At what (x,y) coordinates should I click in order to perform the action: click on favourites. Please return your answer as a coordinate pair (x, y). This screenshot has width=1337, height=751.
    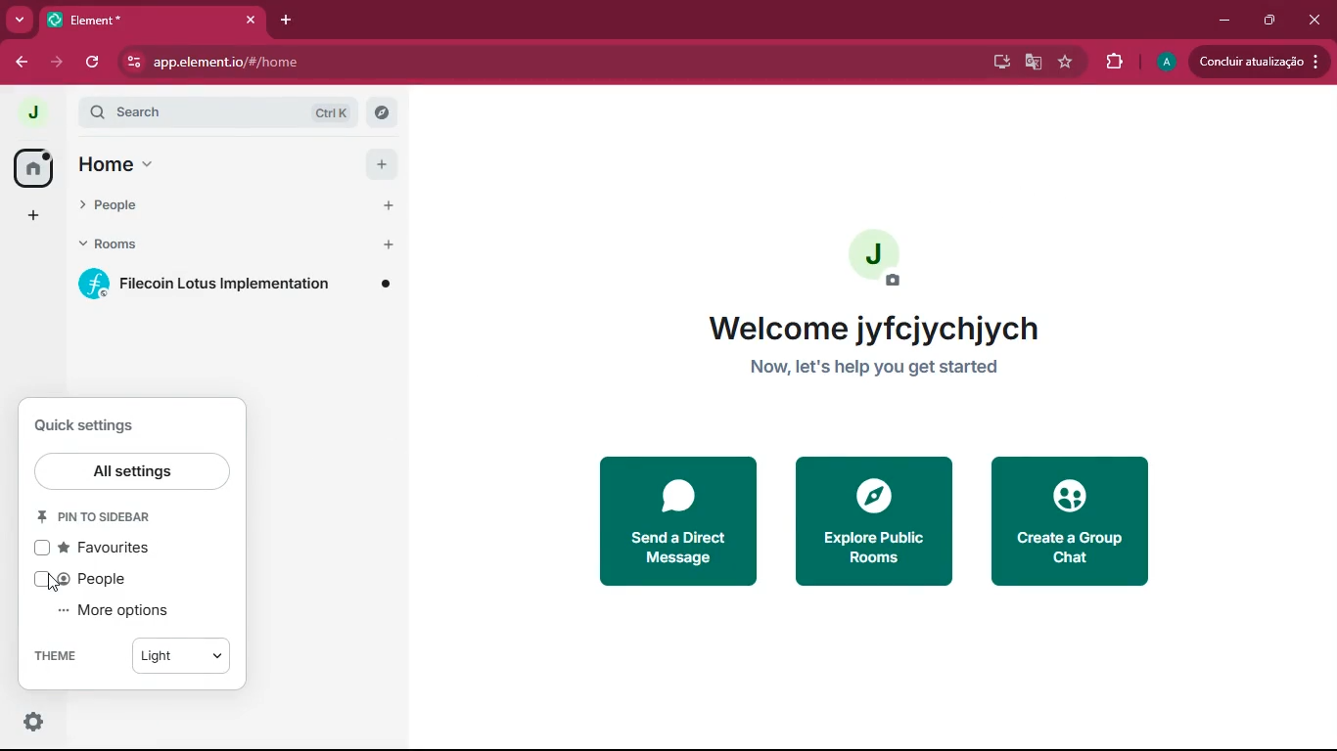
    Looking at the image, I should click on (105, 547).